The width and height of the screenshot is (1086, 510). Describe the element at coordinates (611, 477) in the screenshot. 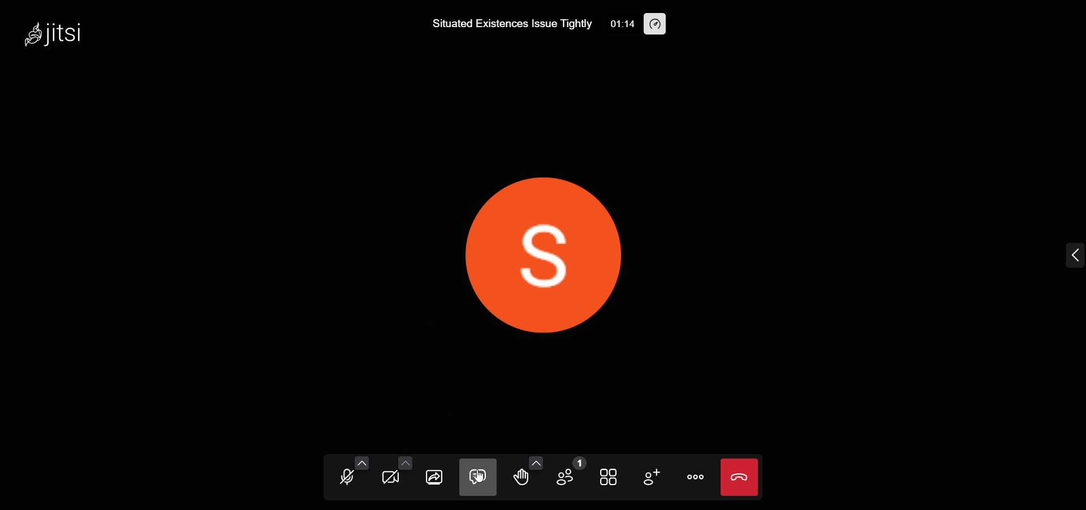

I see `tile view` at that location.